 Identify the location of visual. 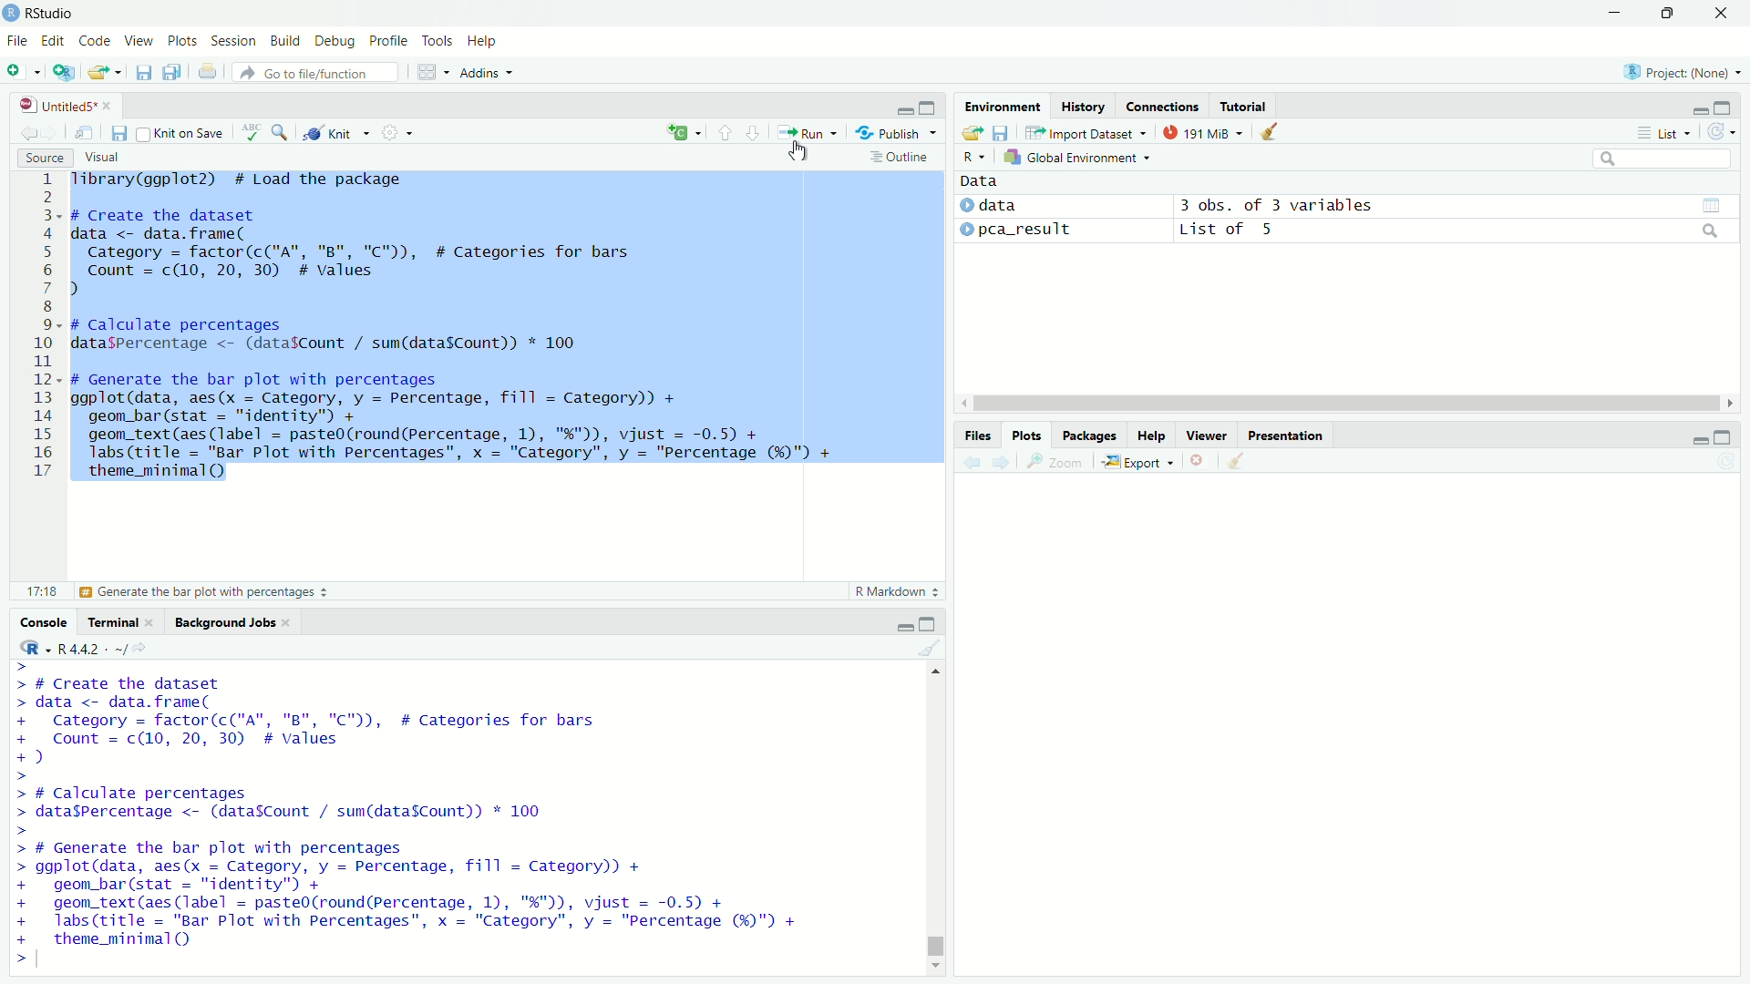
(107, 157).